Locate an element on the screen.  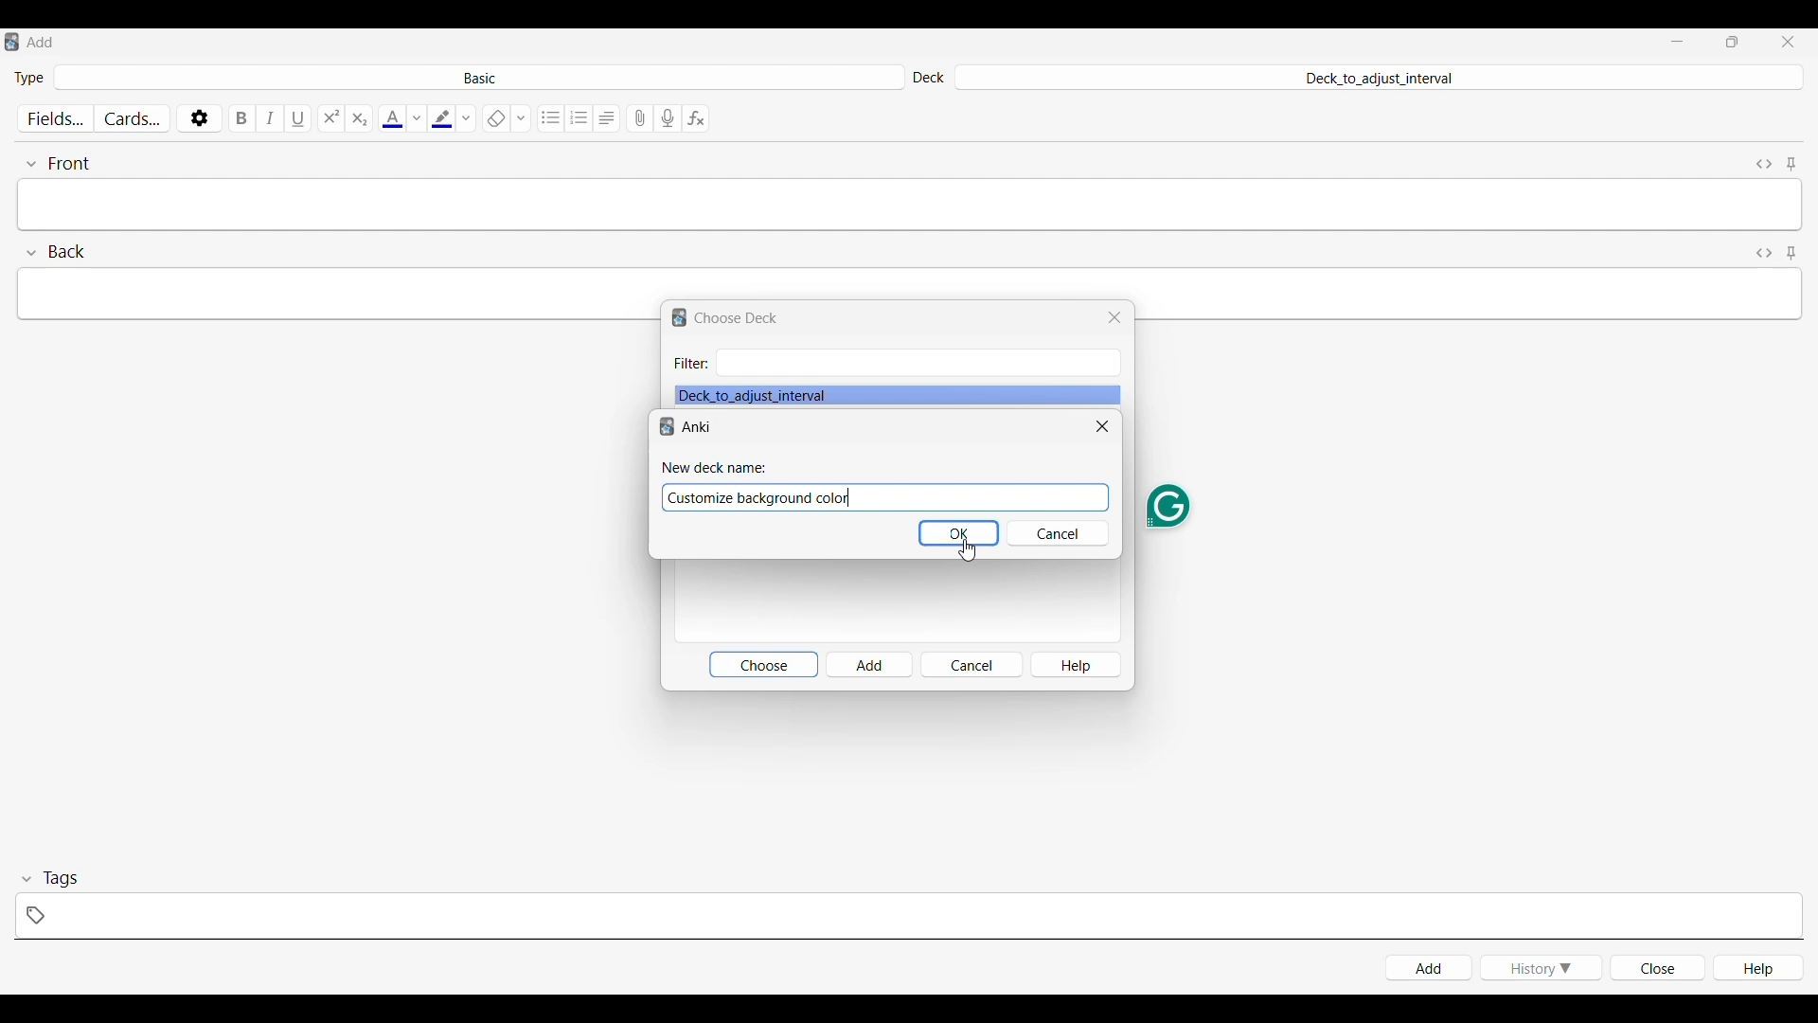
 is located at coordinates (1542, 967).